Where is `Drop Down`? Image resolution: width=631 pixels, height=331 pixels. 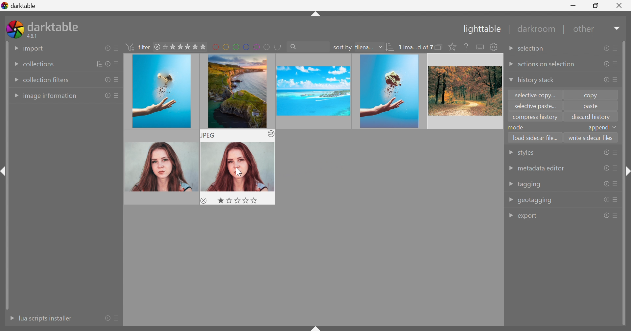 Drop Down is located at coordinates (13, 65).